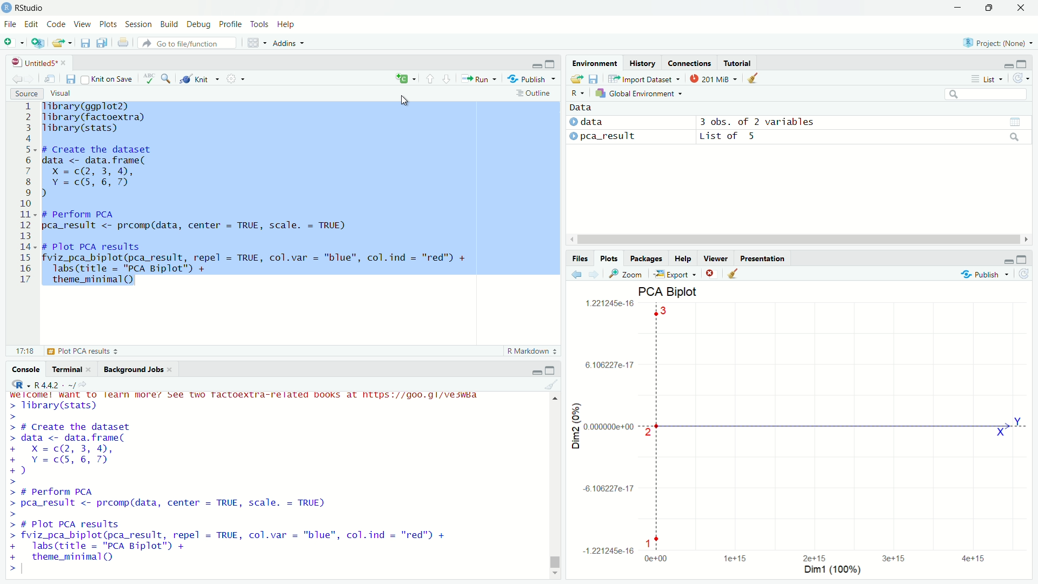  Describe the element at coordinates (58, 384) in the screenshot. I see `R language version - 4.4.2` at that location.